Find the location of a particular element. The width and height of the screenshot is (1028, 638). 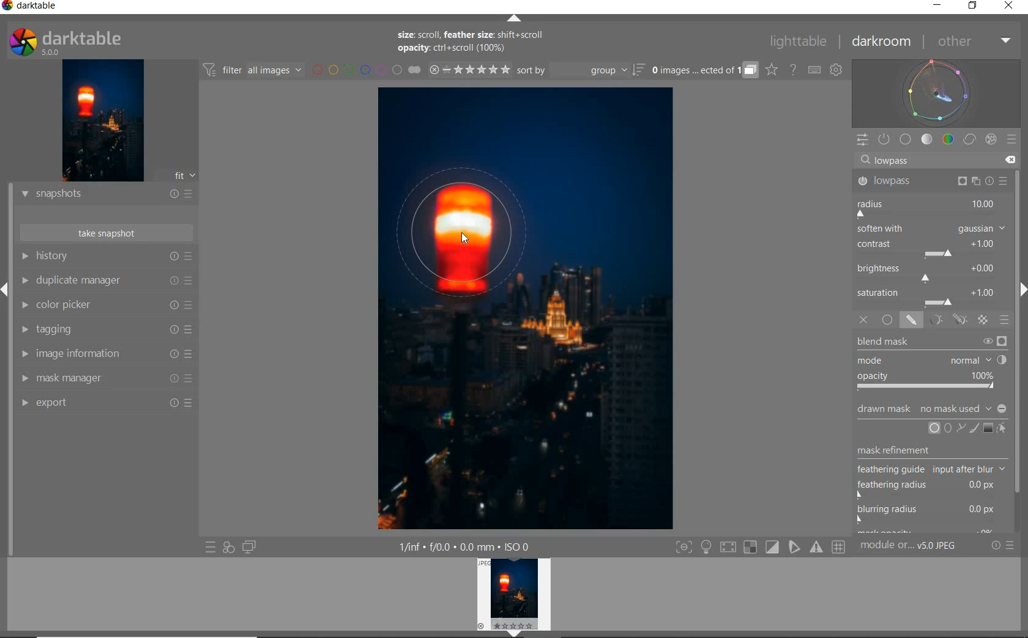

SATURATION is located at coordinates (932, 296).